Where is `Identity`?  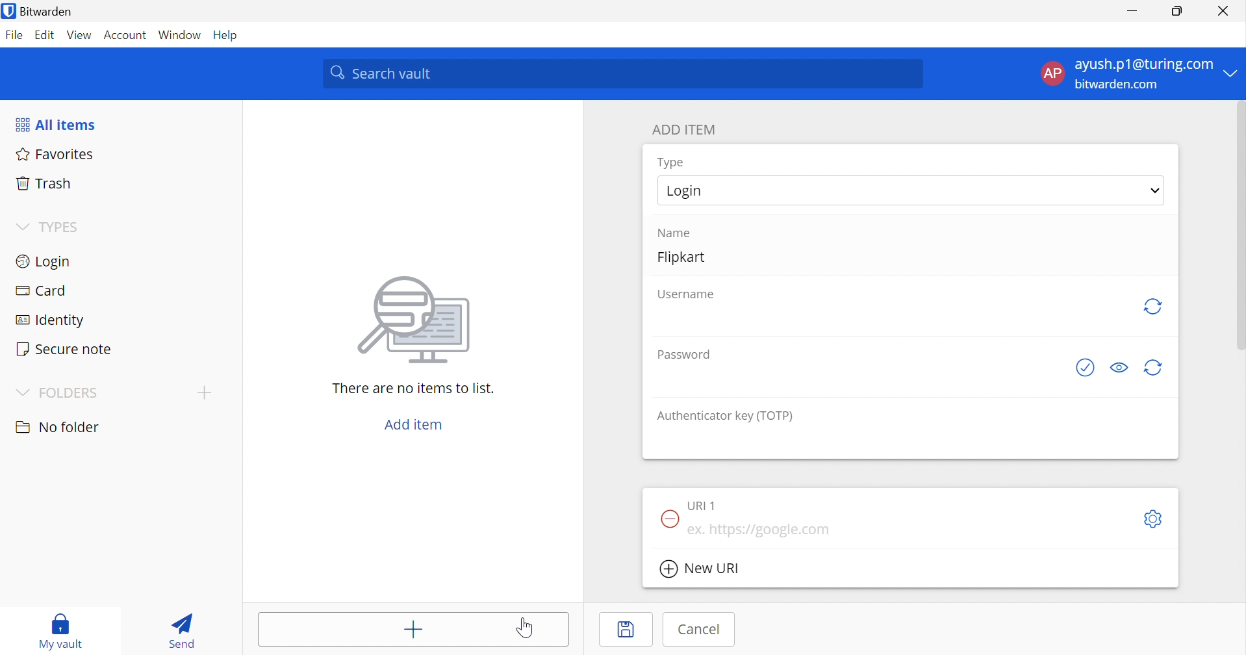 Identity is located at coordinates (51, 321).